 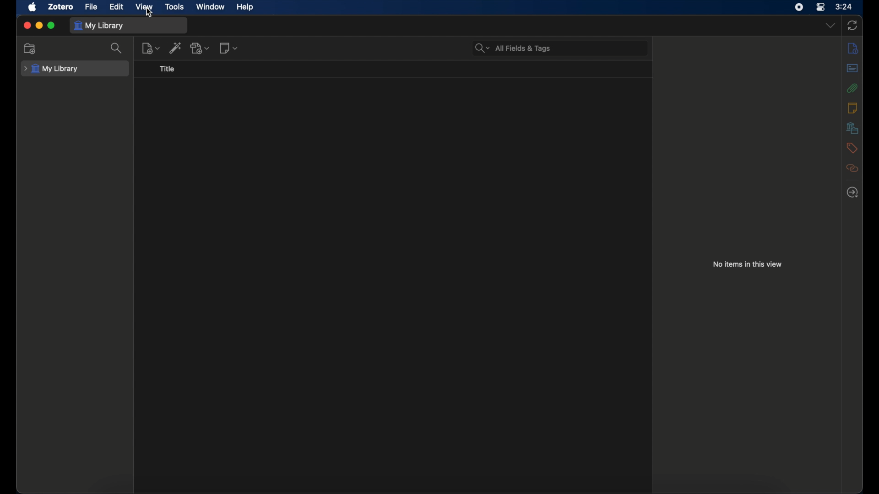 What do you see at coordinates (844, 6) in the screenshot?
I see `time (3:24)` at bounding box center [844, 6].